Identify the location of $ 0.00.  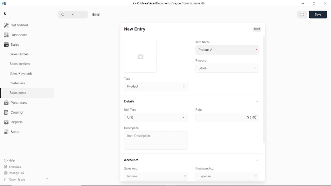
(251, 117).